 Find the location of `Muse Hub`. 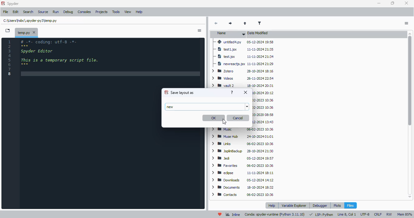

Muse Hub is located at coordinates (244, 137).